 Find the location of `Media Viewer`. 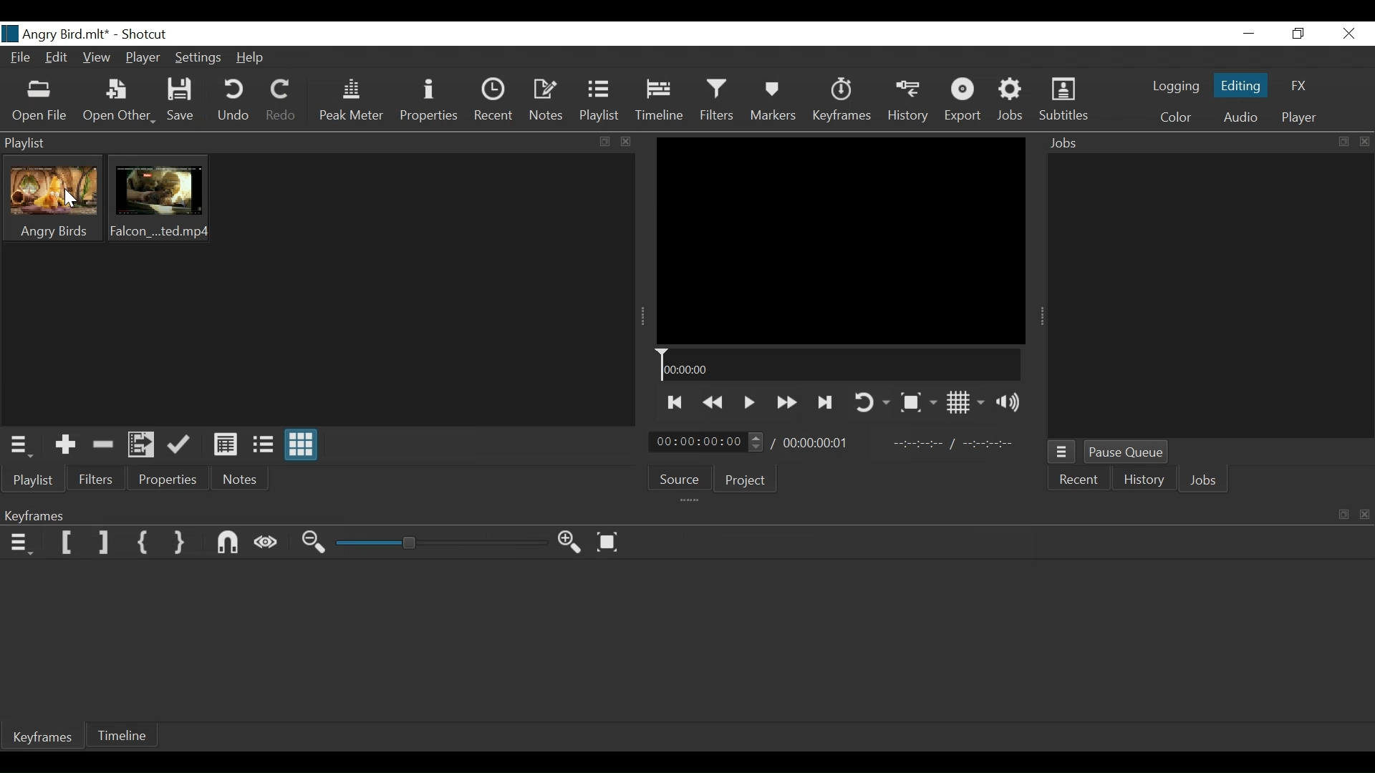

Media Viewer is located at coordinates (841, 240).